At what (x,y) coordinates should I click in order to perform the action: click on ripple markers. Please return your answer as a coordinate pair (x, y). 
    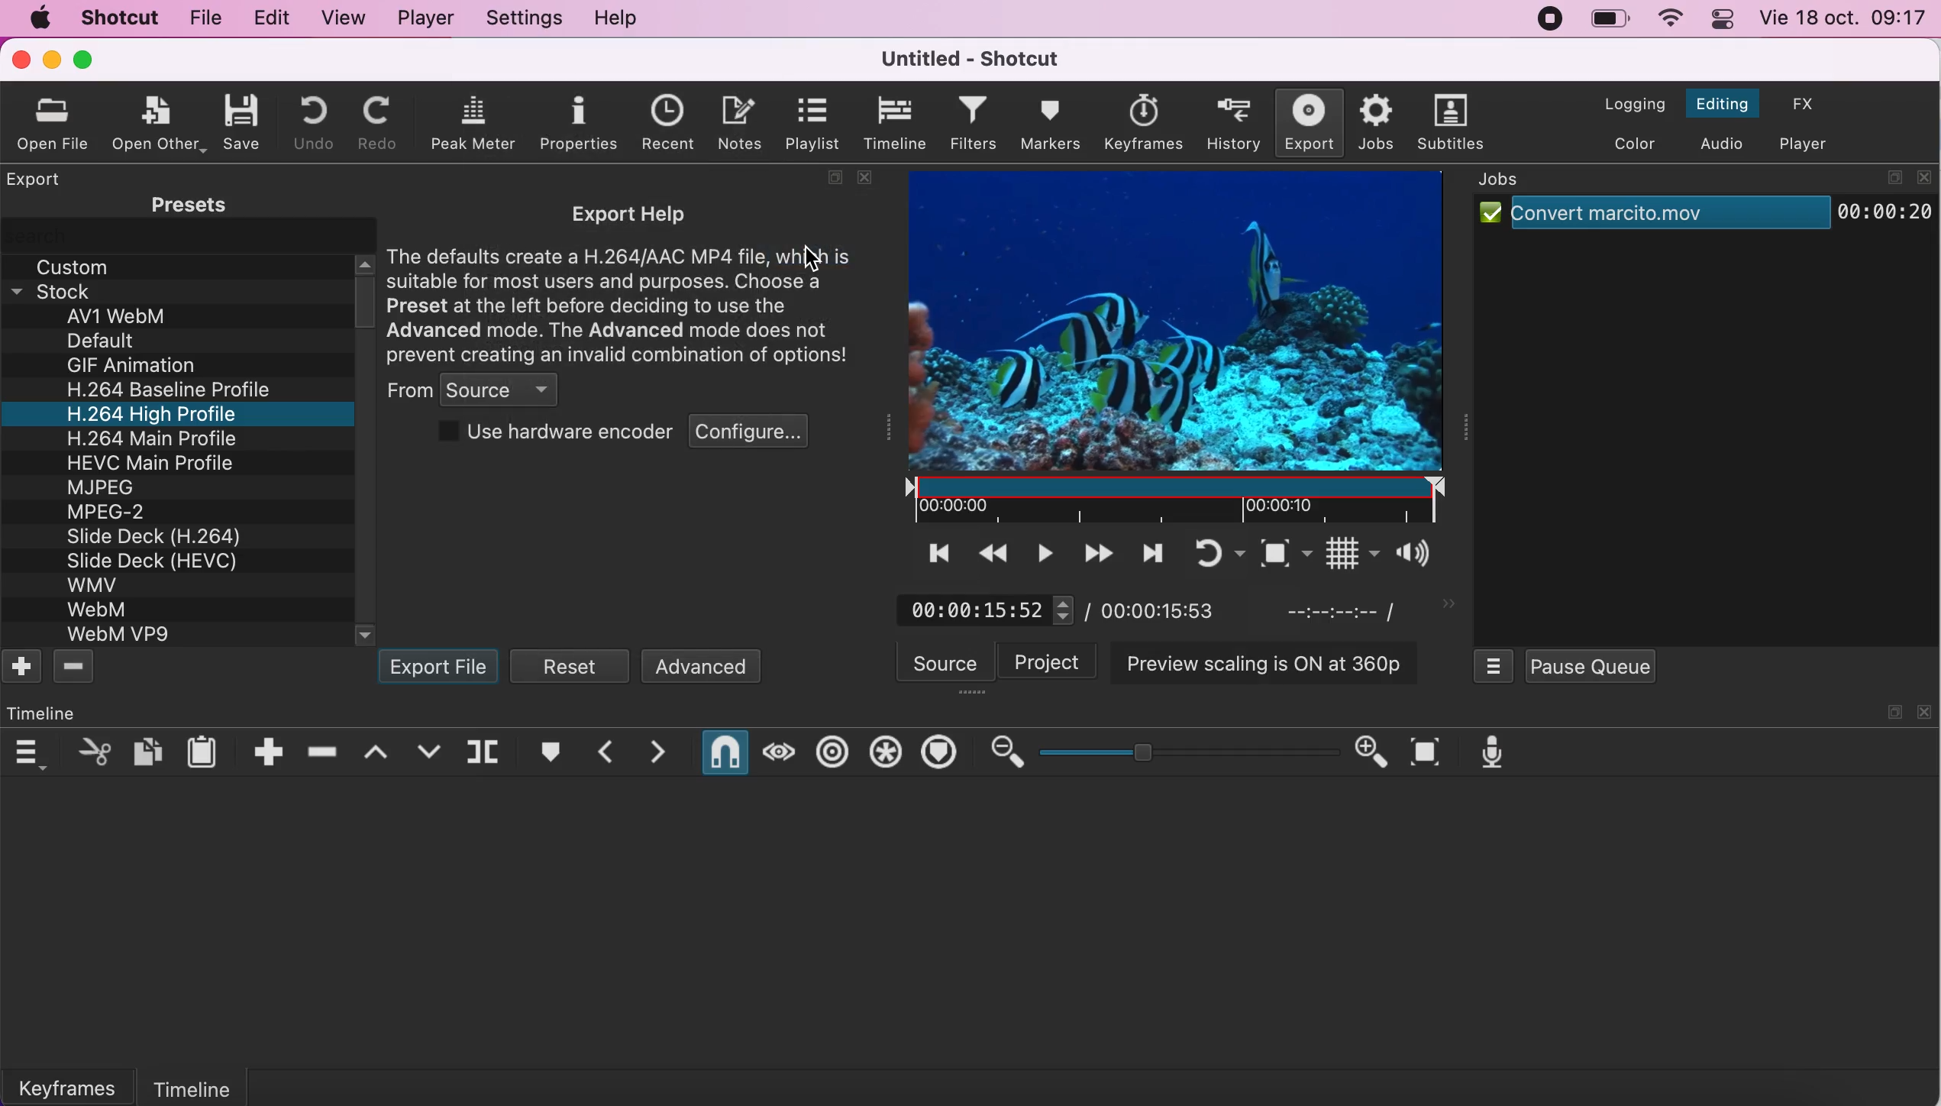
    Looking at the image, I should click on (940, 753).